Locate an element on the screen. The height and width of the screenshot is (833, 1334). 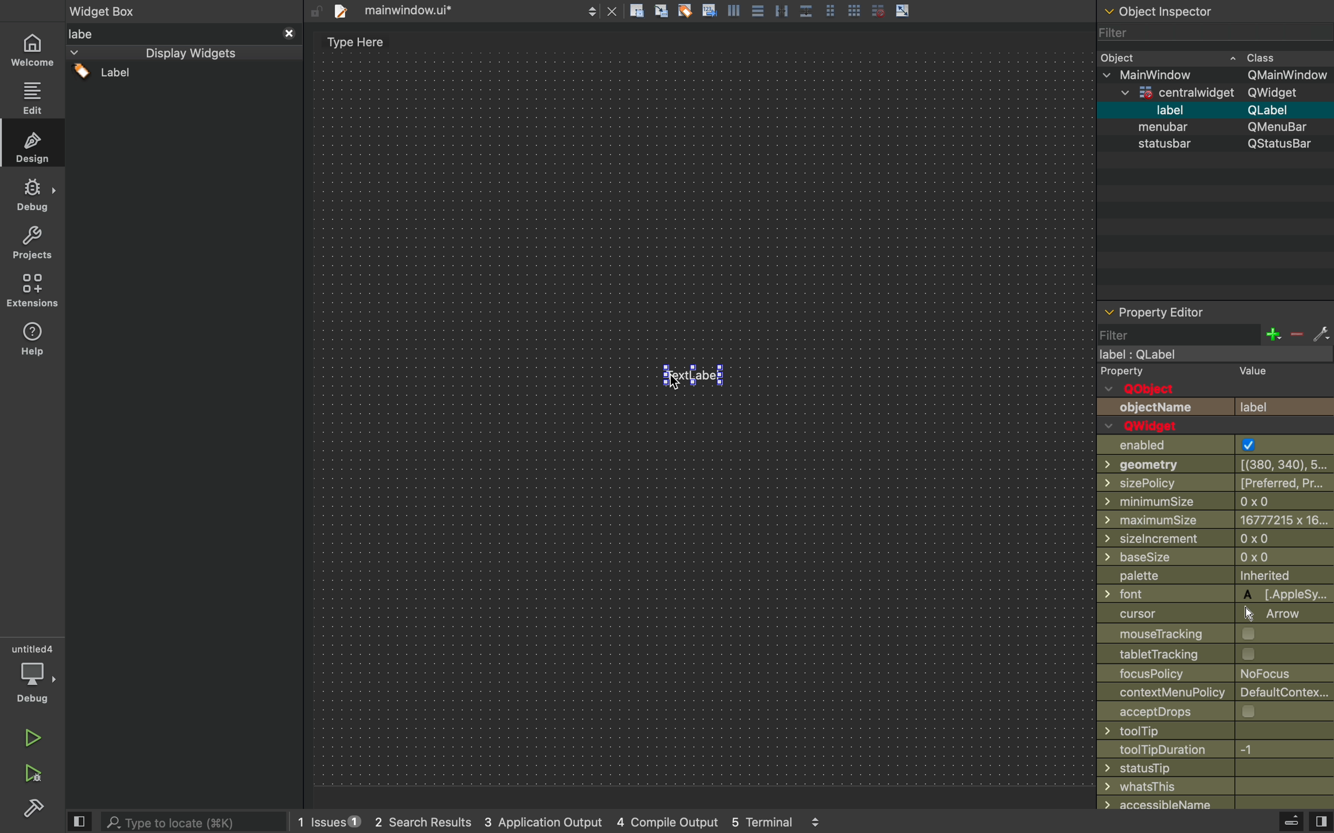
Parallel is located at coordinates (784, 10).